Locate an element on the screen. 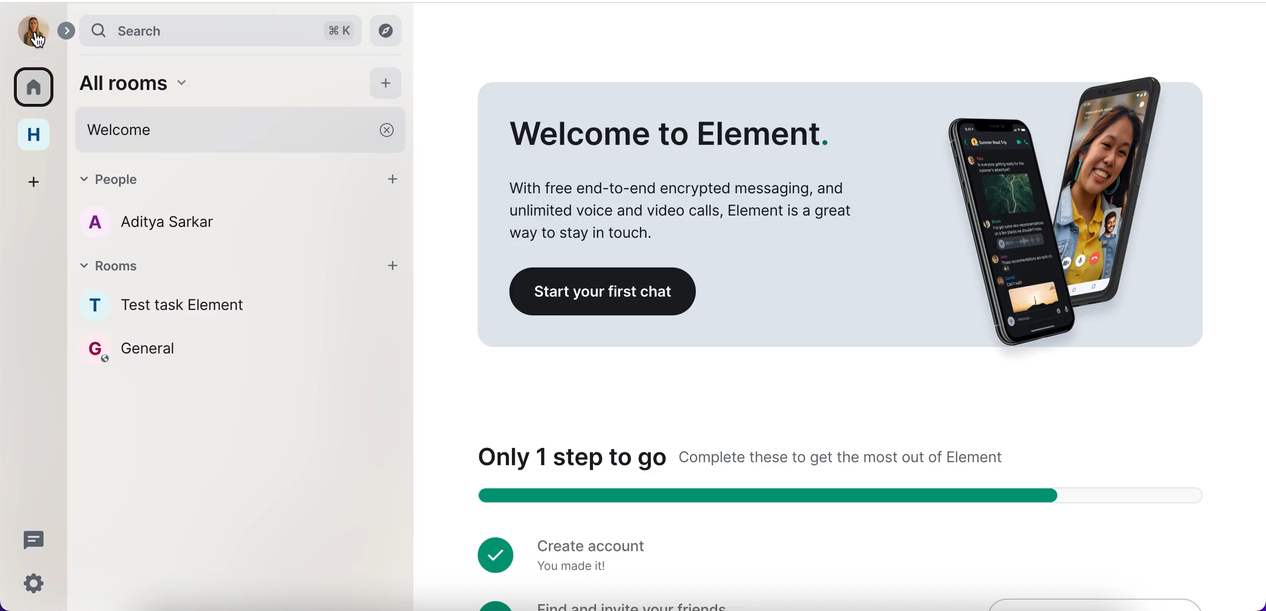 The width and height of the screenshot is (1266, 611). add is located at coordinates (392, 266).